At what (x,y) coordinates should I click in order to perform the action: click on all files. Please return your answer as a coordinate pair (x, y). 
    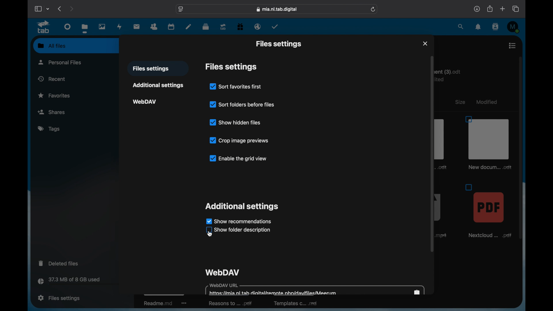
    Looking at the image, I should click on (52, 45).